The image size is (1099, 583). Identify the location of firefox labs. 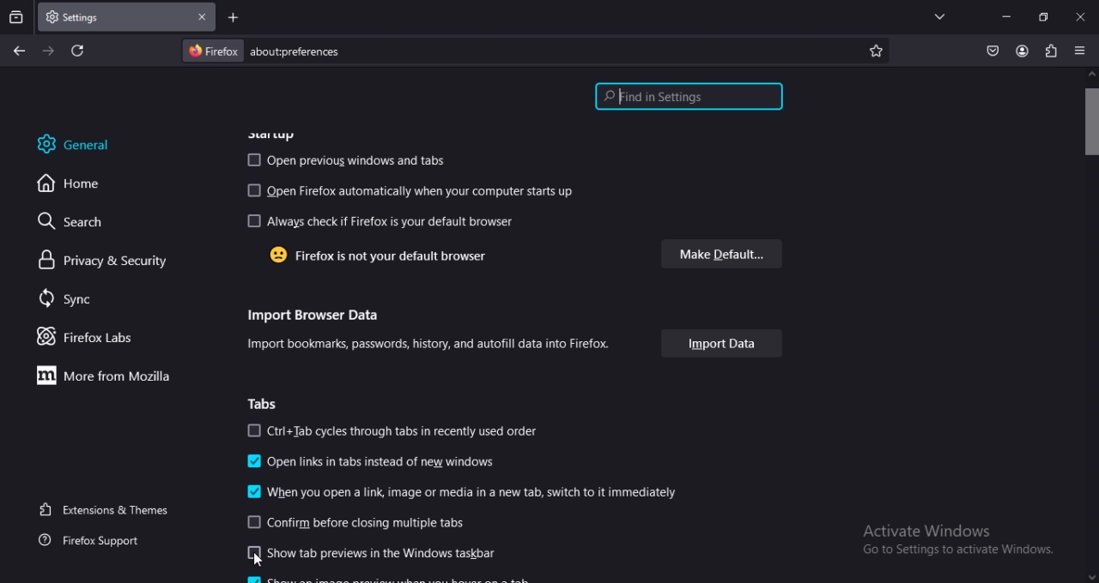
(87, 337).